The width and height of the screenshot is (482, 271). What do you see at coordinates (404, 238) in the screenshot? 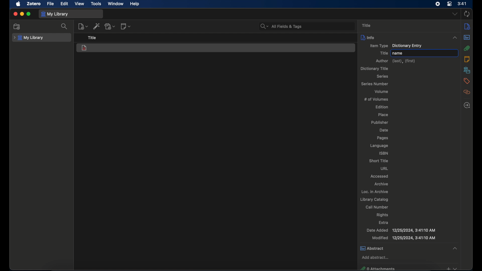
I see `modified` at bounding box center [404, 238].